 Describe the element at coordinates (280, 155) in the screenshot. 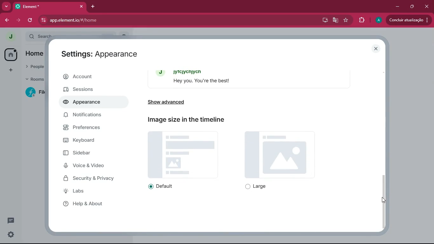

I see `image` at that location.